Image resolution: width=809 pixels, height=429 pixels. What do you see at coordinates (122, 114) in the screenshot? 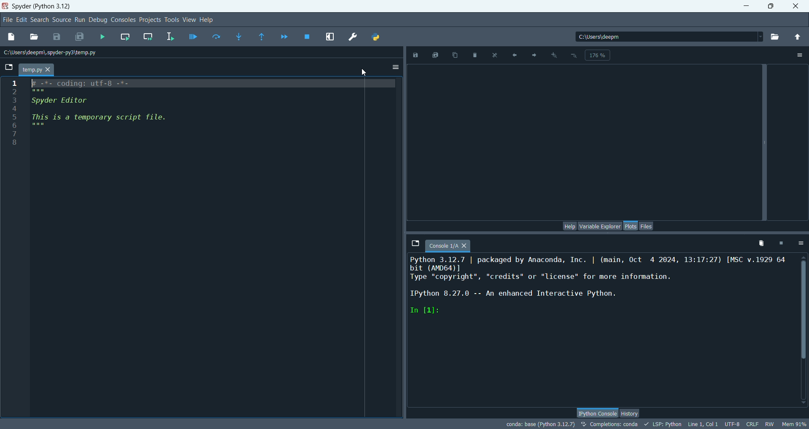
I see `script file` at bounding box center [122, 114].